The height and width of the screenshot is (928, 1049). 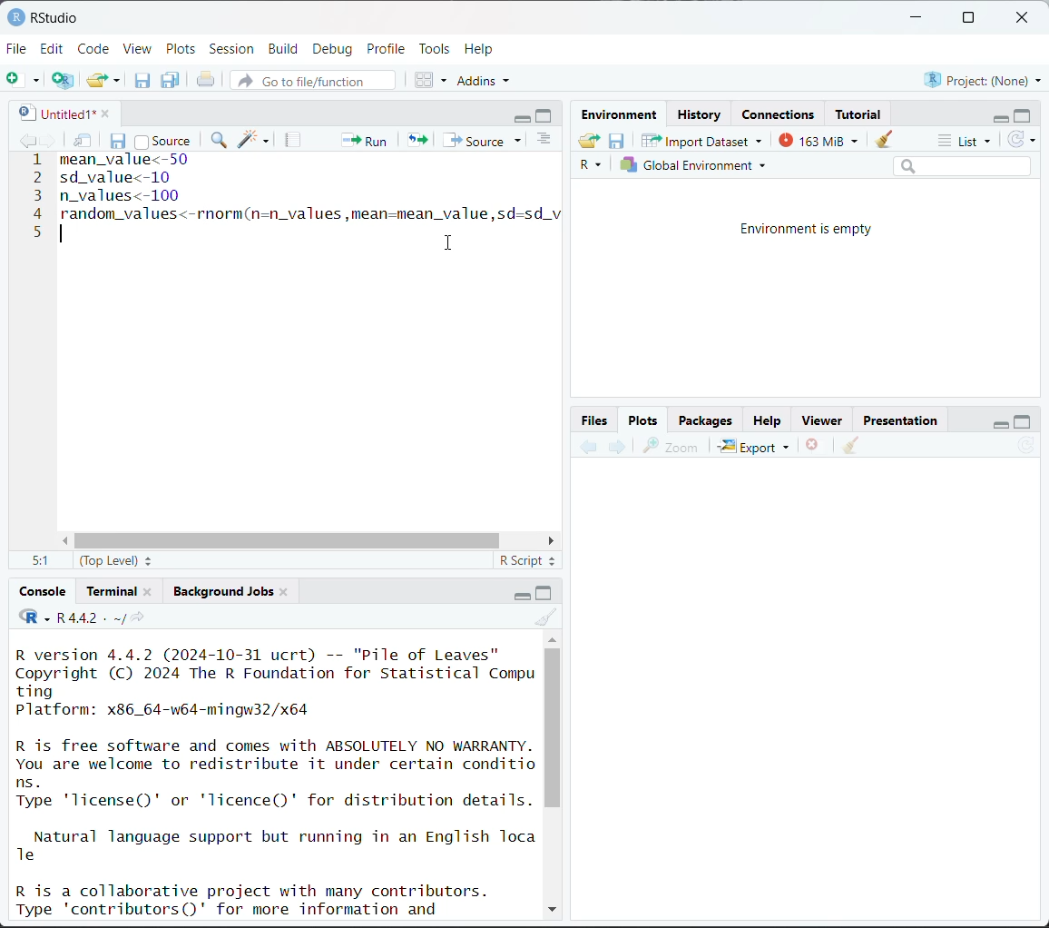 I want to click on clear console, so click(x=548, y=617).